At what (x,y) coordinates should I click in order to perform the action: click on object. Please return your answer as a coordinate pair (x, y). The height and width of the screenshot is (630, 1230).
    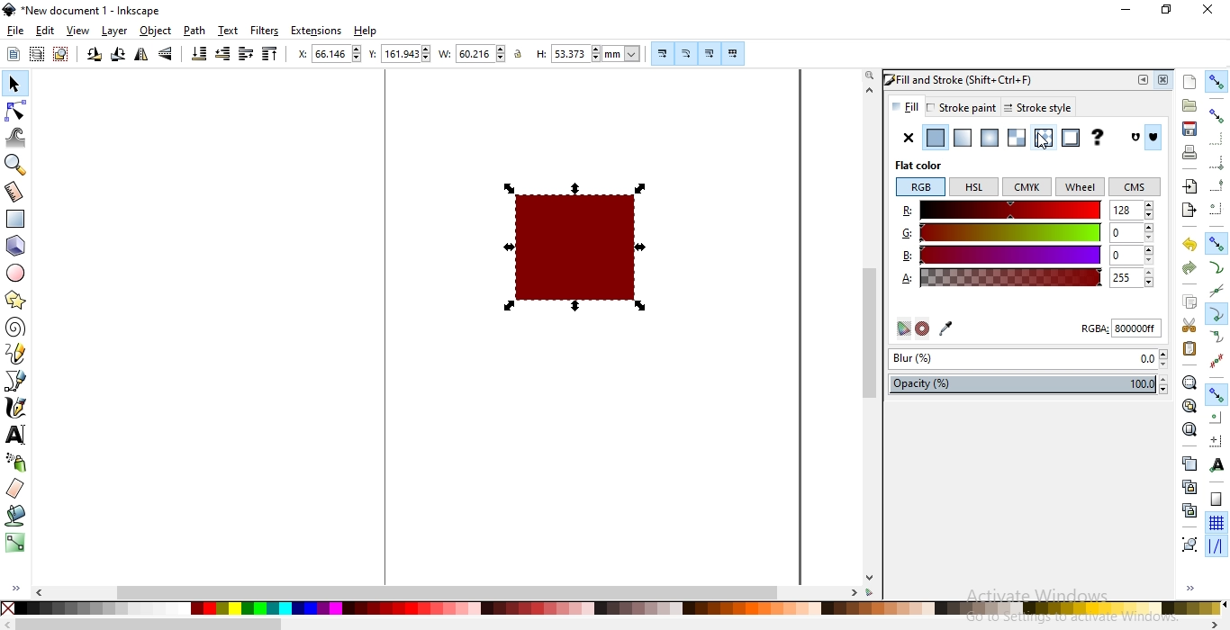
    Looking at the image, I should click on (157, 31).